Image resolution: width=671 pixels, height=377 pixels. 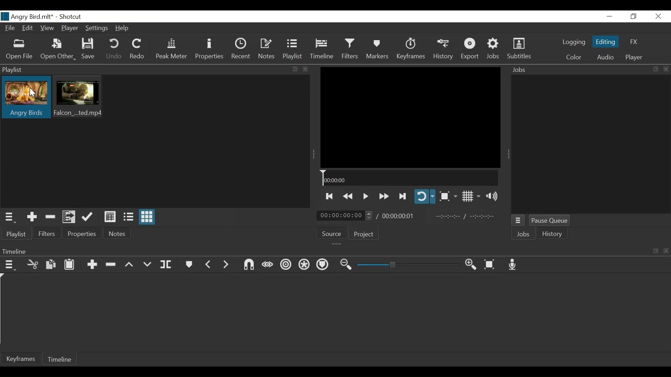 I want to click on Snap, so click(x=248, y=265).